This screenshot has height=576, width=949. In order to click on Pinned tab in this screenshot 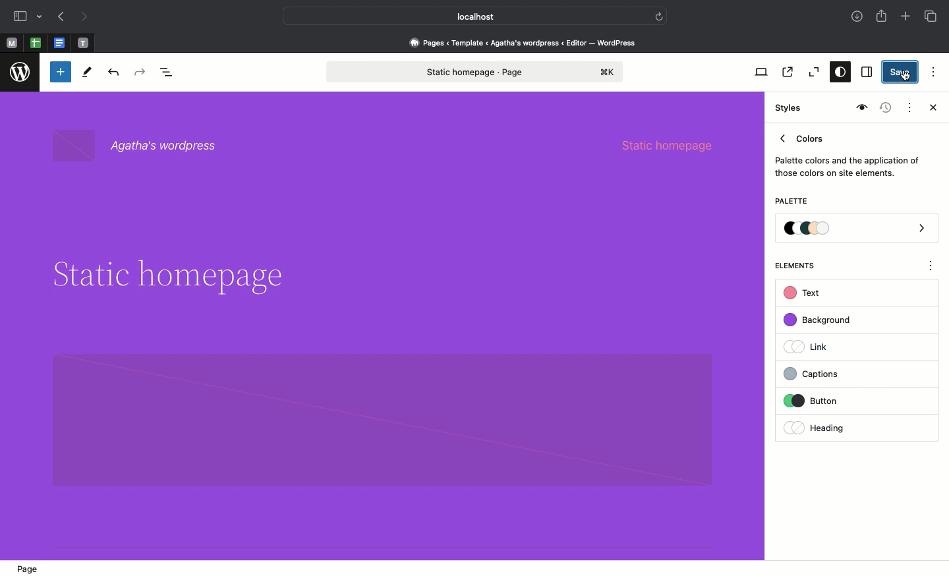, I will do `click(36, 43)`.